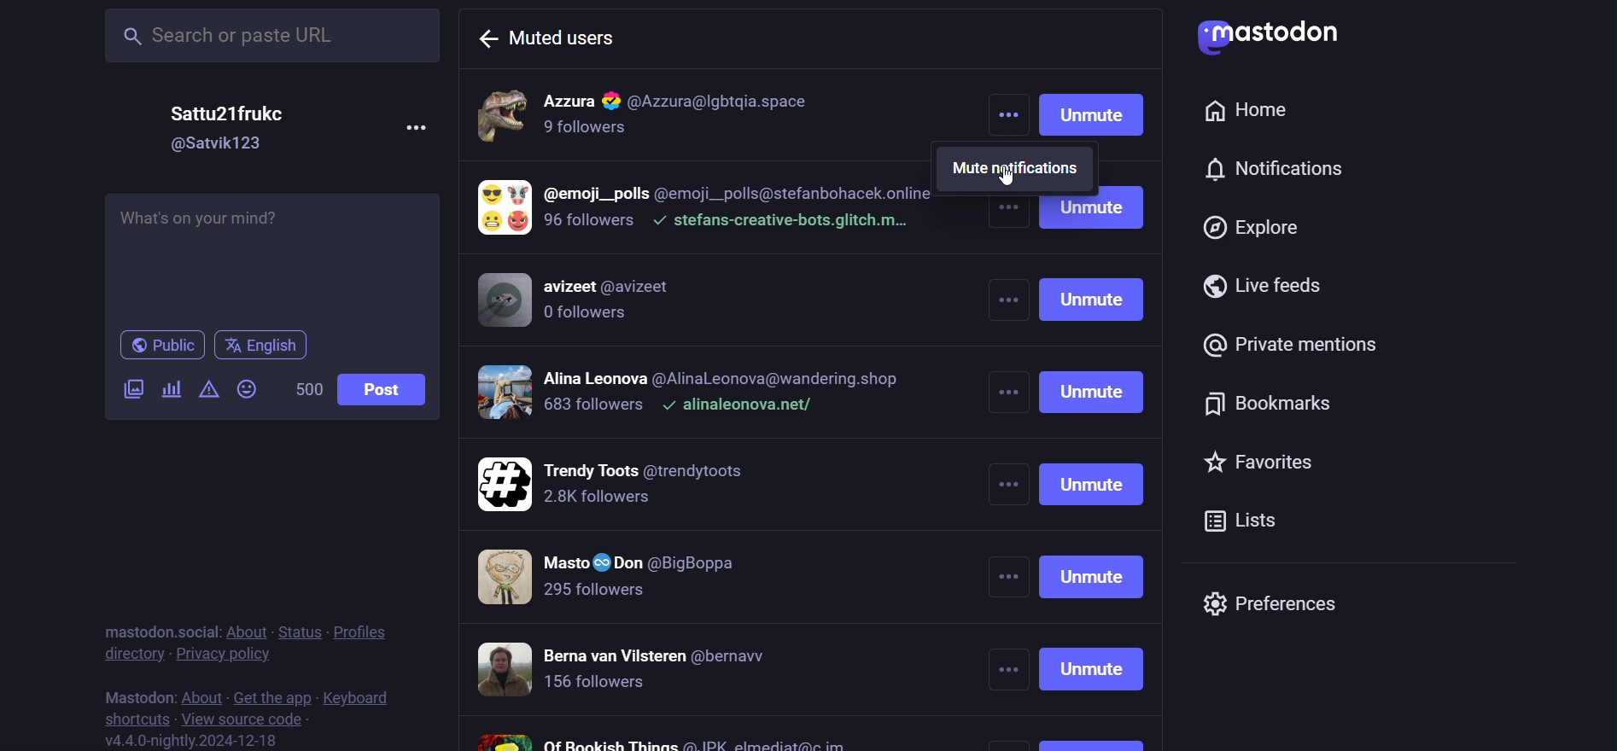  What do you see at coordinates (299, 632) in the screenshot?
I see `status` at bounding box center [299, 632].